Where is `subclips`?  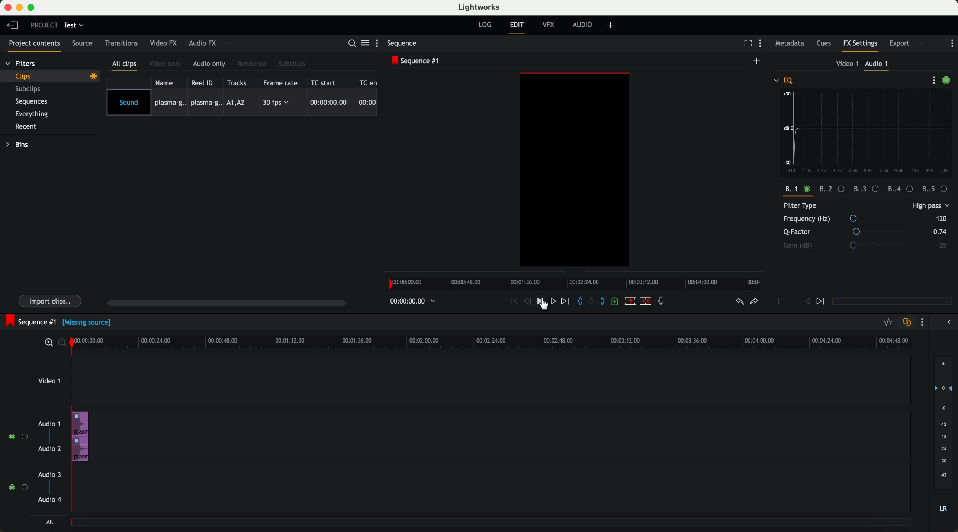
subclips is located at coordinates (30, 90).